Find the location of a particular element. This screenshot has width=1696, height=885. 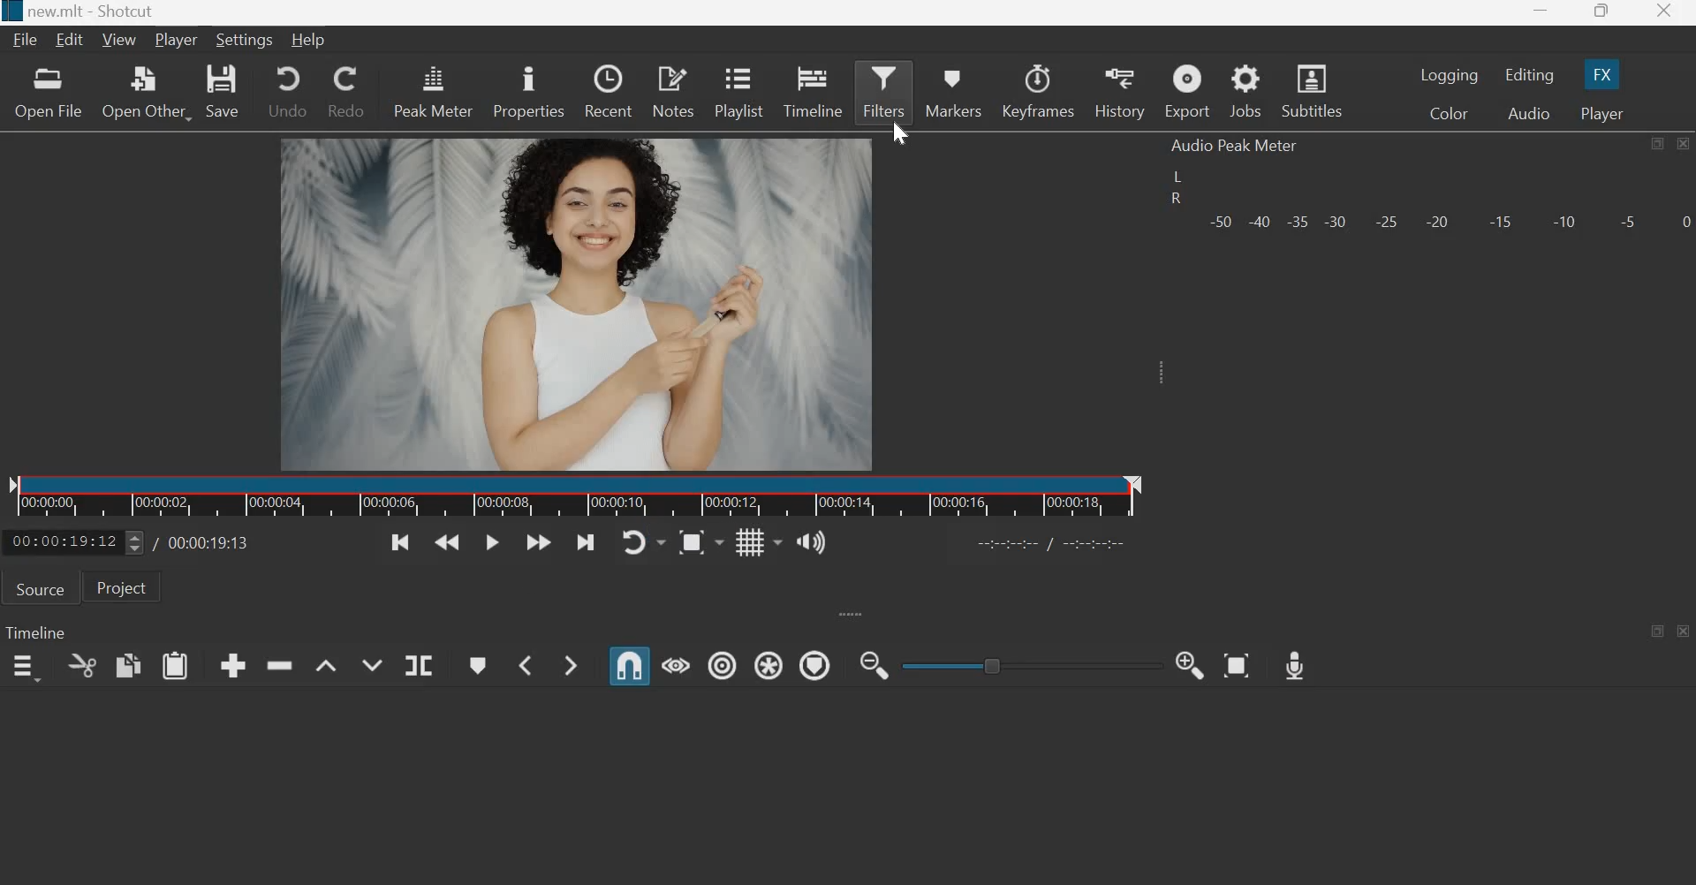

Ripple Markers is located at coordinates (814, 665).